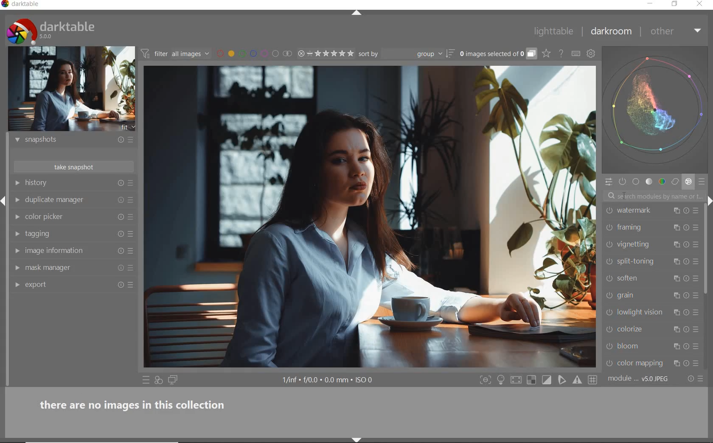  Describe the element at coordinates (254, 53) in the screenshot. I see `filter by images color label` at that location.